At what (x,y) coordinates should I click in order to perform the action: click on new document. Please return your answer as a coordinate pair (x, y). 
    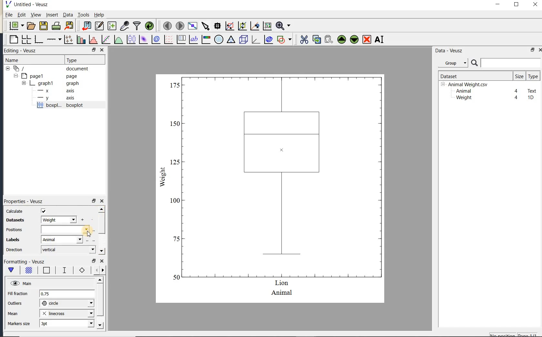
    Looking at the image, I should click on (15, 26).